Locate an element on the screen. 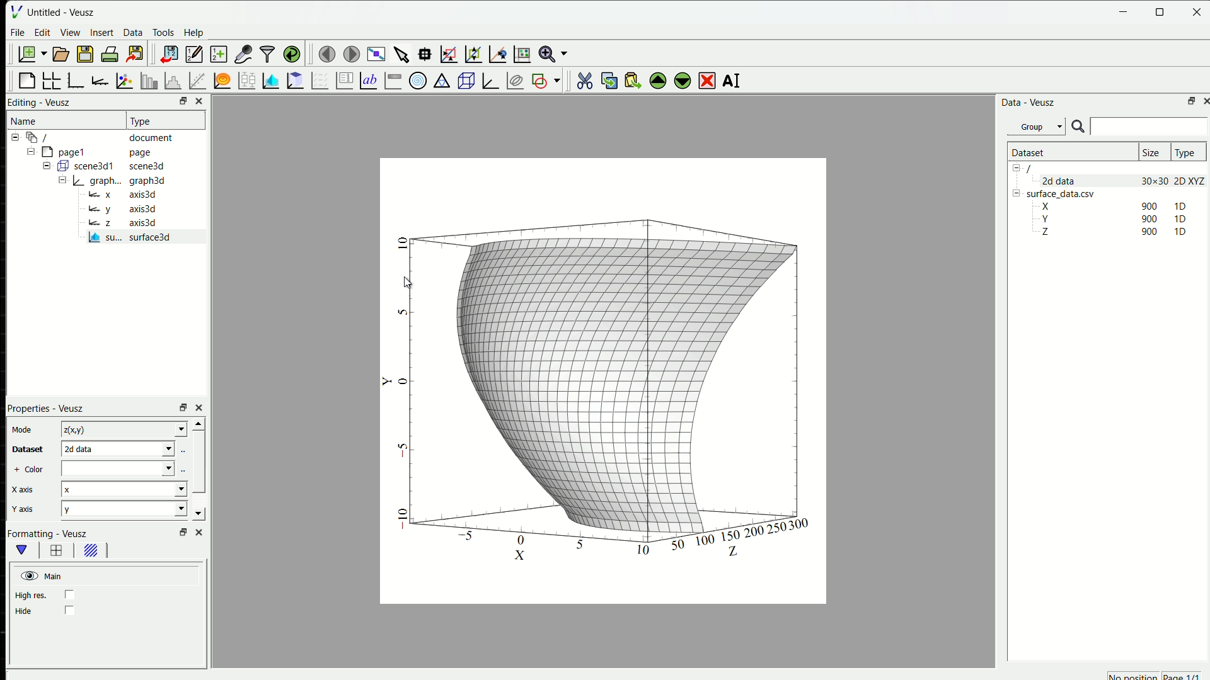 This screenshot has width=1210, height=680. 2d graph is located at coordinates (603, 395).